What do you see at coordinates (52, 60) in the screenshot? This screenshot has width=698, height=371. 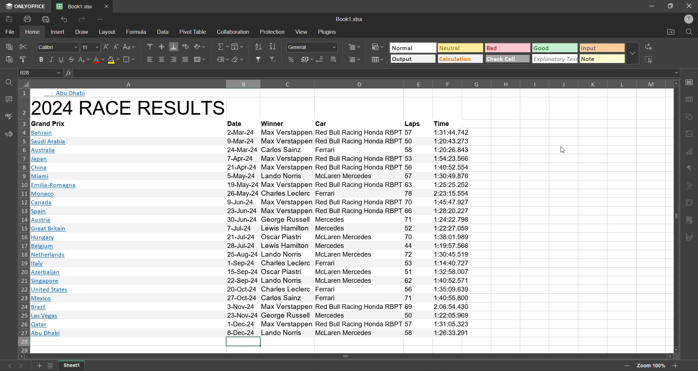 I see `italic` at bounding box center [52, 60].